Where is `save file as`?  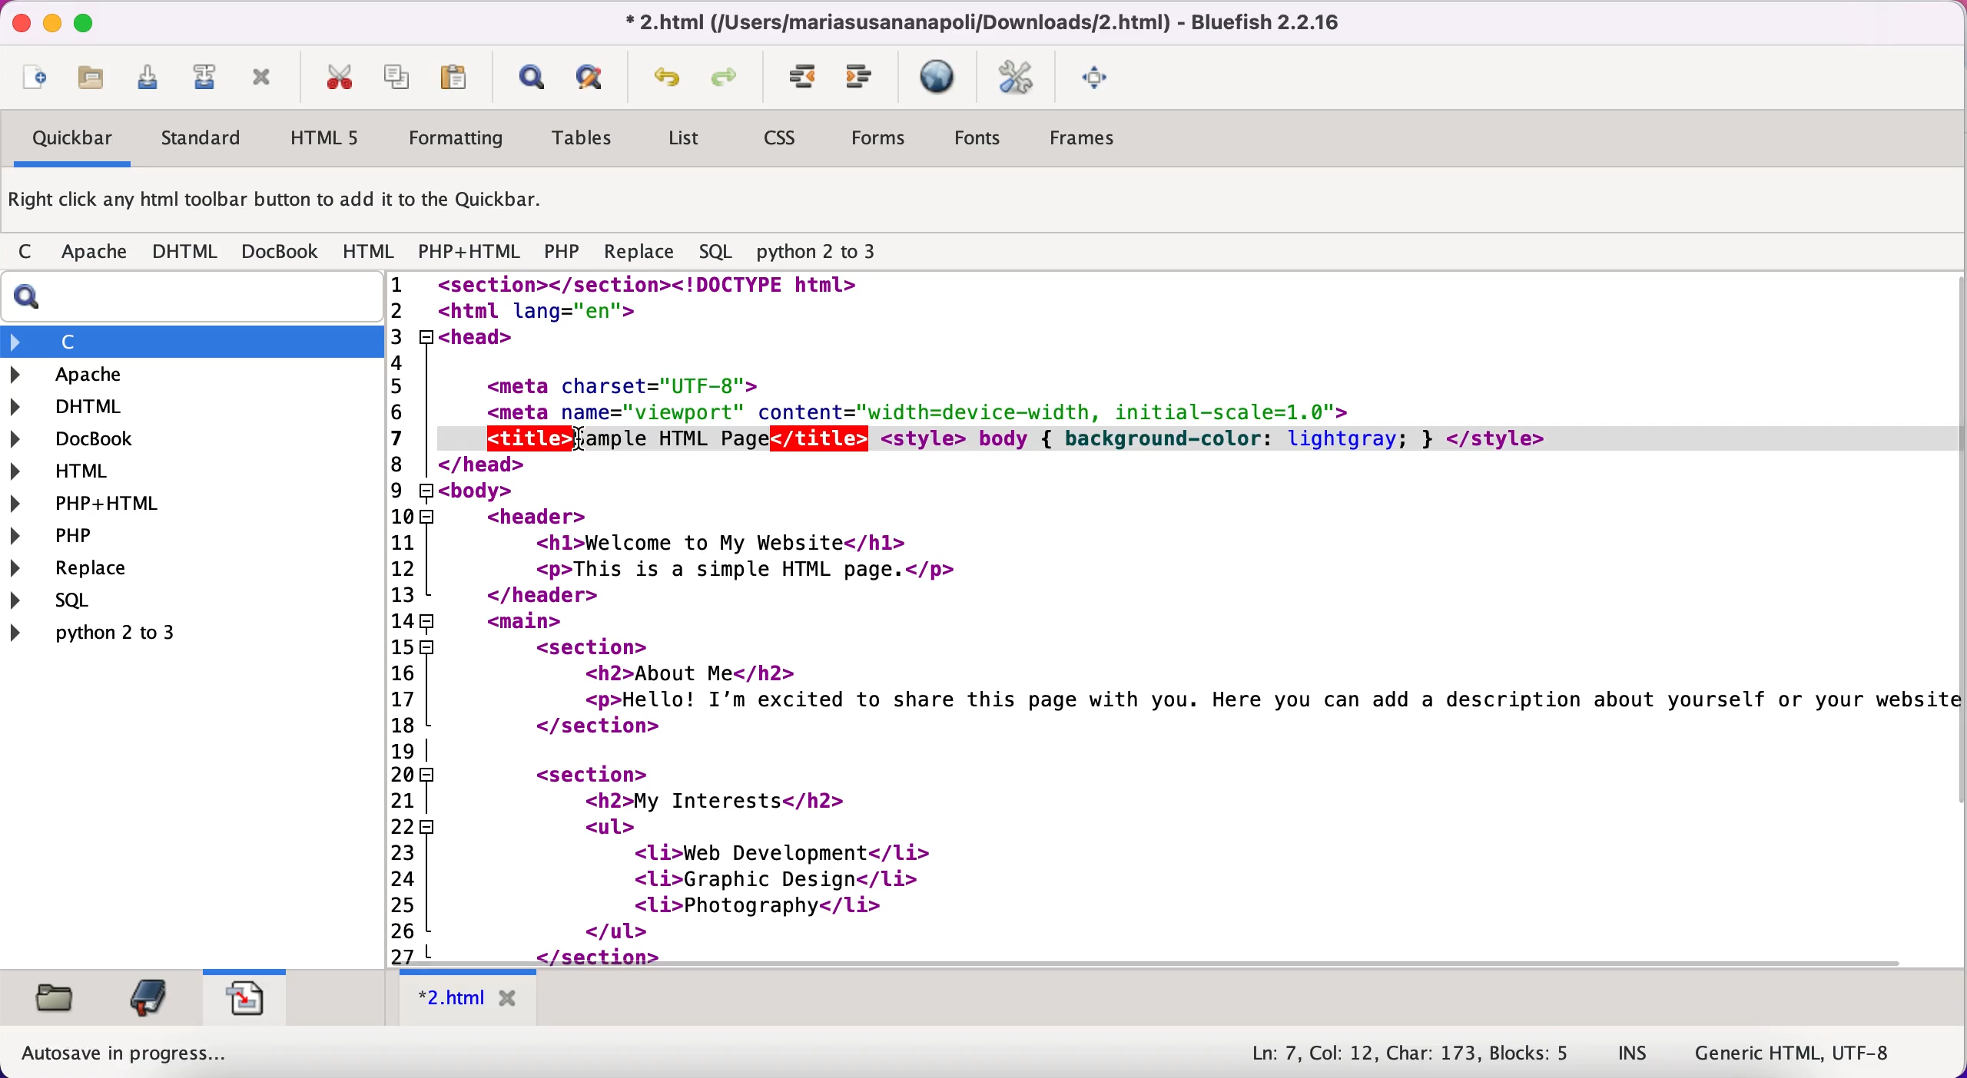 save file as is located at coordinates (203, 78).